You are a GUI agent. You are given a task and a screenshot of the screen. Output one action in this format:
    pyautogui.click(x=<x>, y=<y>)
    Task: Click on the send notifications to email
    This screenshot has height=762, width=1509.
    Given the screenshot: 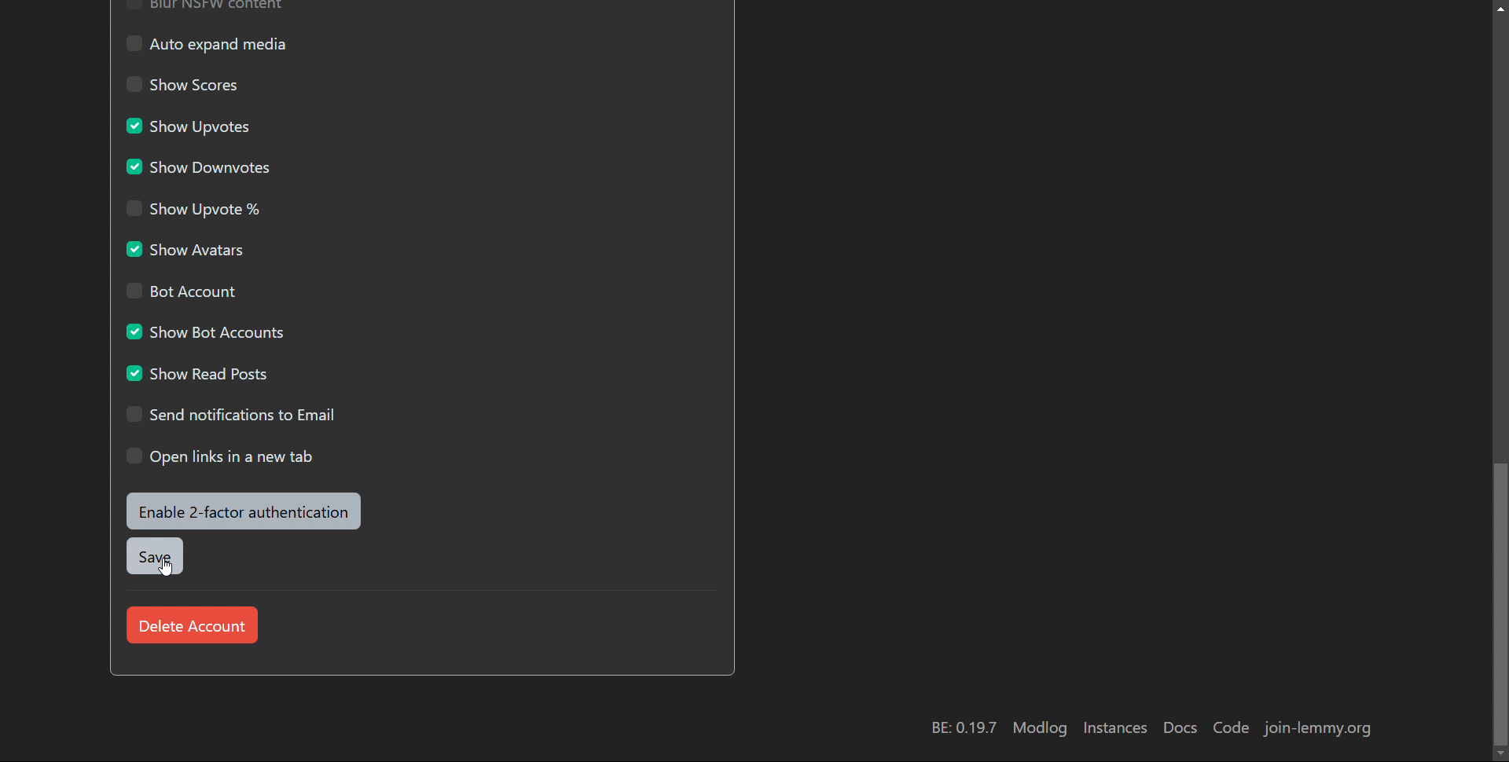 What is the action you would take?
    pyautogui.click(x=233, y=415)
    